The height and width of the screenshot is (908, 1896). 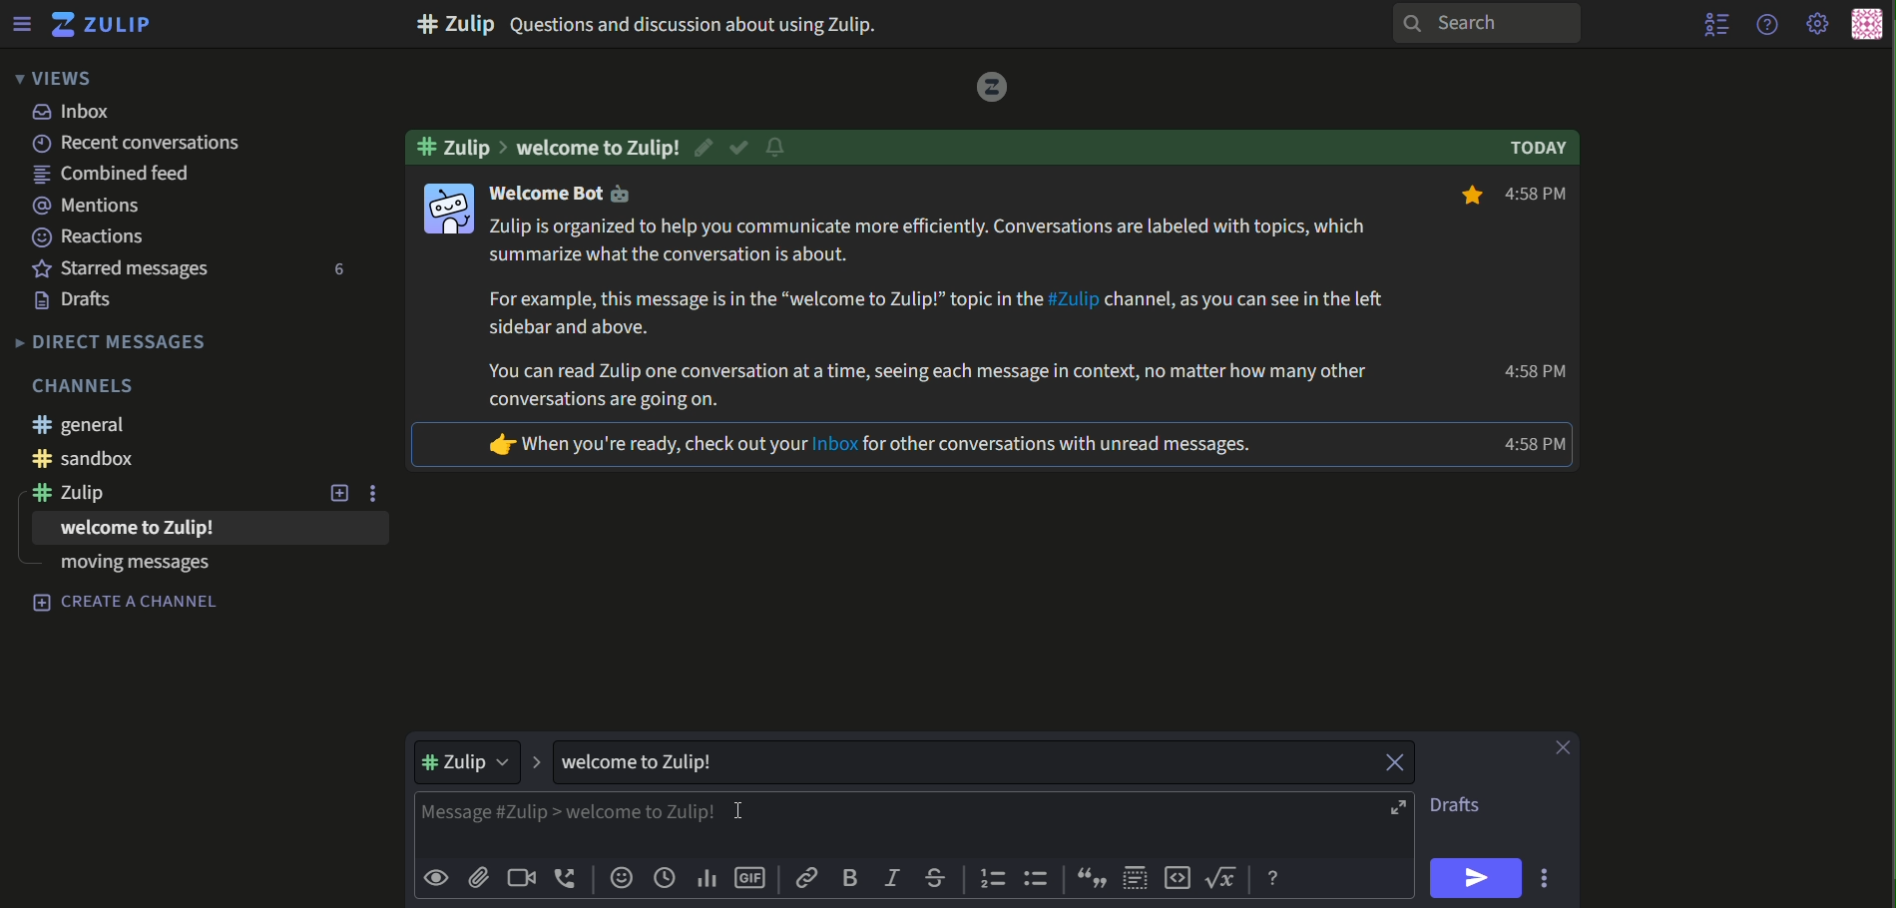 What do you see at coordinates (470, 762) in the screenshot?
I see `dropdown` at bounding box center [470, 762].